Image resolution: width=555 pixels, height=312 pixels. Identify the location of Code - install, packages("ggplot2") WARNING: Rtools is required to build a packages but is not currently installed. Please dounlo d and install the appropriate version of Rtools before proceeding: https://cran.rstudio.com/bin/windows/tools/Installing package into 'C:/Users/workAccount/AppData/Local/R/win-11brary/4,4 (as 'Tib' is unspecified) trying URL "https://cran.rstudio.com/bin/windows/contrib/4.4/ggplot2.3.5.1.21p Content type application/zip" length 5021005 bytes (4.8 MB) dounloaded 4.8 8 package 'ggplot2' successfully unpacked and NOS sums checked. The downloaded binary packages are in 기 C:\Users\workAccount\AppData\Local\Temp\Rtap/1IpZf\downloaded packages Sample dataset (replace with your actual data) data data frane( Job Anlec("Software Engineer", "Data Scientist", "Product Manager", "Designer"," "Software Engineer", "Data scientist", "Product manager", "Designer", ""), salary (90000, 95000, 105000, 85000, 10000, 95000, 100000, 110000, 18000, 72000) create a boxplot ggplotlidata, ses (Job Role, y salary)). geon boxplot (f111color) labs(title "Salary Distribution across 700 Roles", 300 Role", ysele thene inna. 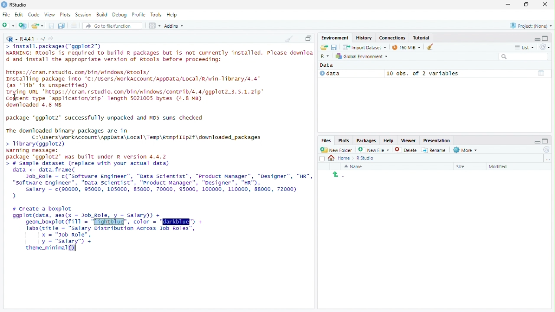
(158, 150).